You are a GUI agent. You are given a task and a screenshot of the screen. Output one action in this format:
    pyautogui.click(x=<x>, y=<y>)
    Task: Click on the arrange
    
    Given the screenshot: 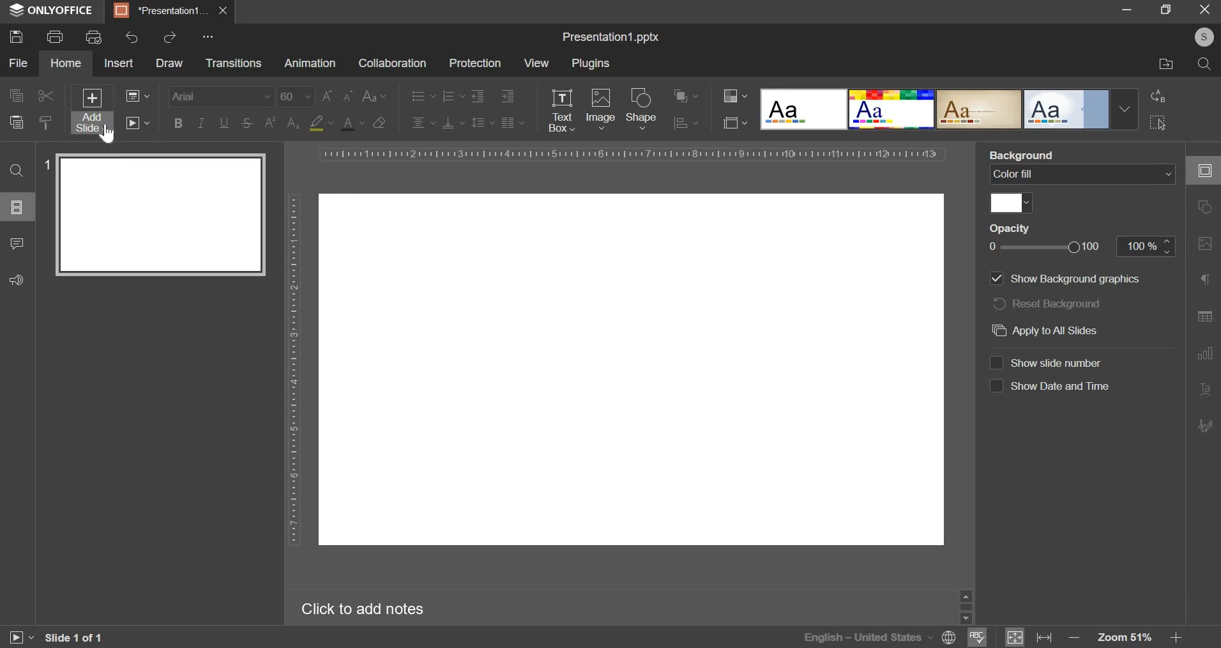 What is the action you would take?
    pyautogui.click(x=686, y=96)
    